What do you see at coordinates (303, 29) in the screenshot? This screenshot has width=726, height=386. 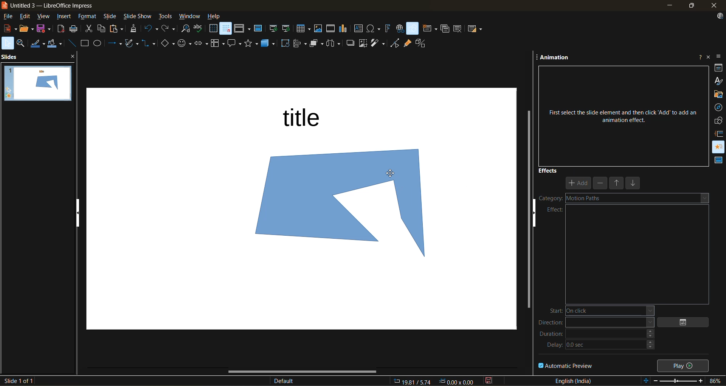 I see `table` at bounding box center [303, 29].